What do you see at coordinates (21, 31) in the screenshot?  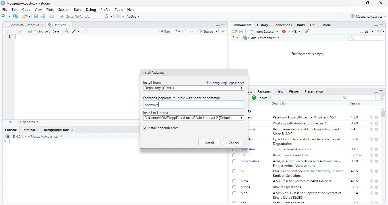 I see `Share ` at bounding box center [21, 31].